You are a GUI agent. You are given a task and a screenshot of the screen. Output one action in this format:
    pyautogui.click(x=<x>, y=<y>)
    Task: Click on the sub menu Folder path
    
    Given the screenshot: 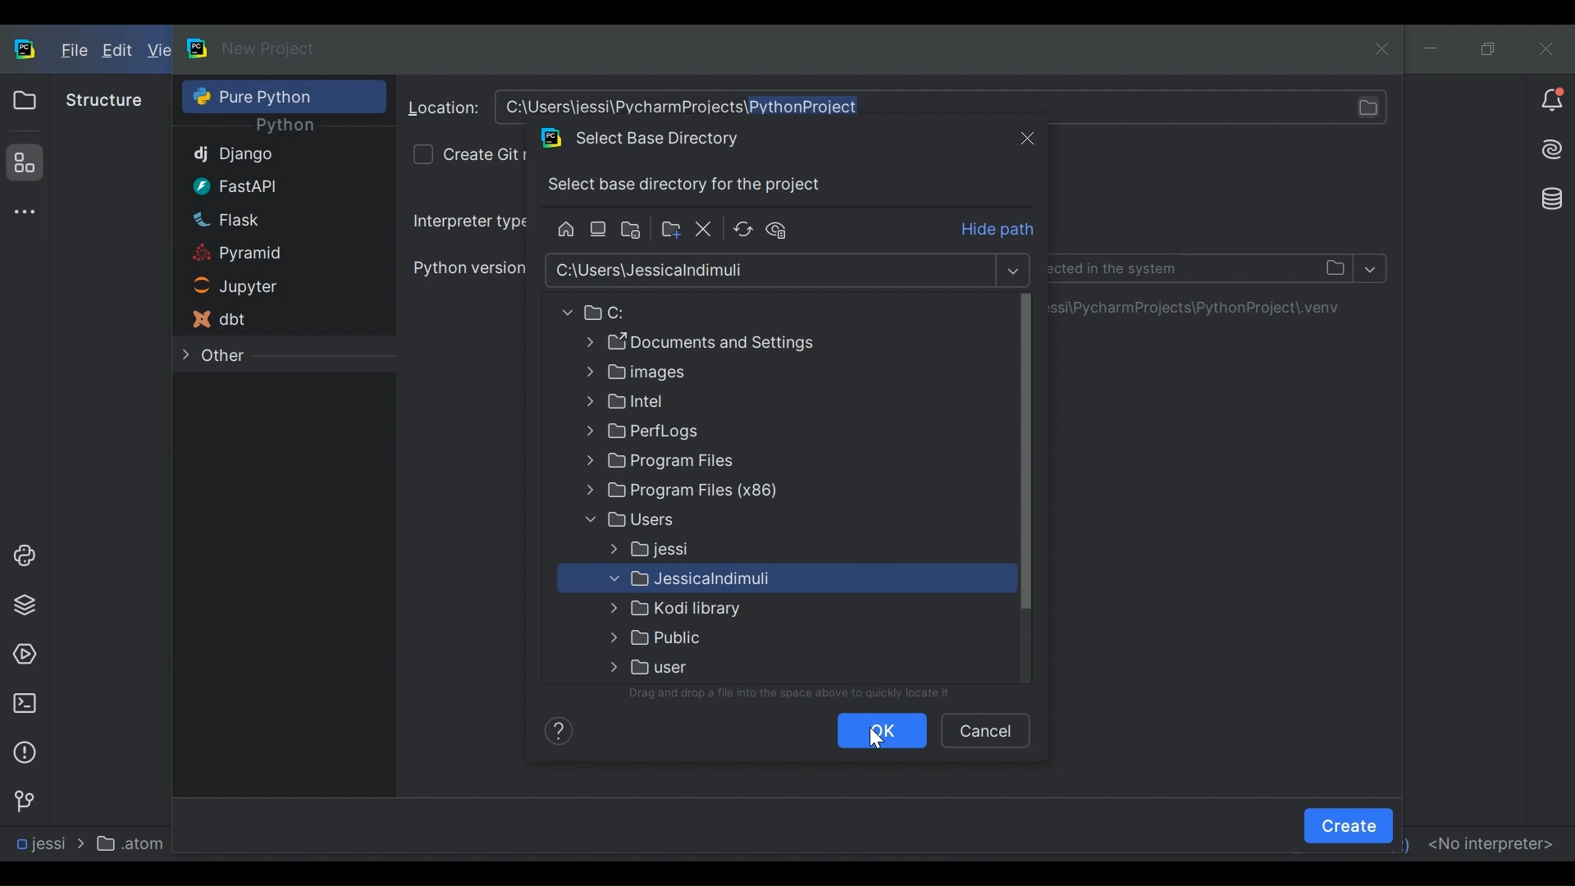 What is the action you would take?
    pyautogui.click(x=715, y=550)
    